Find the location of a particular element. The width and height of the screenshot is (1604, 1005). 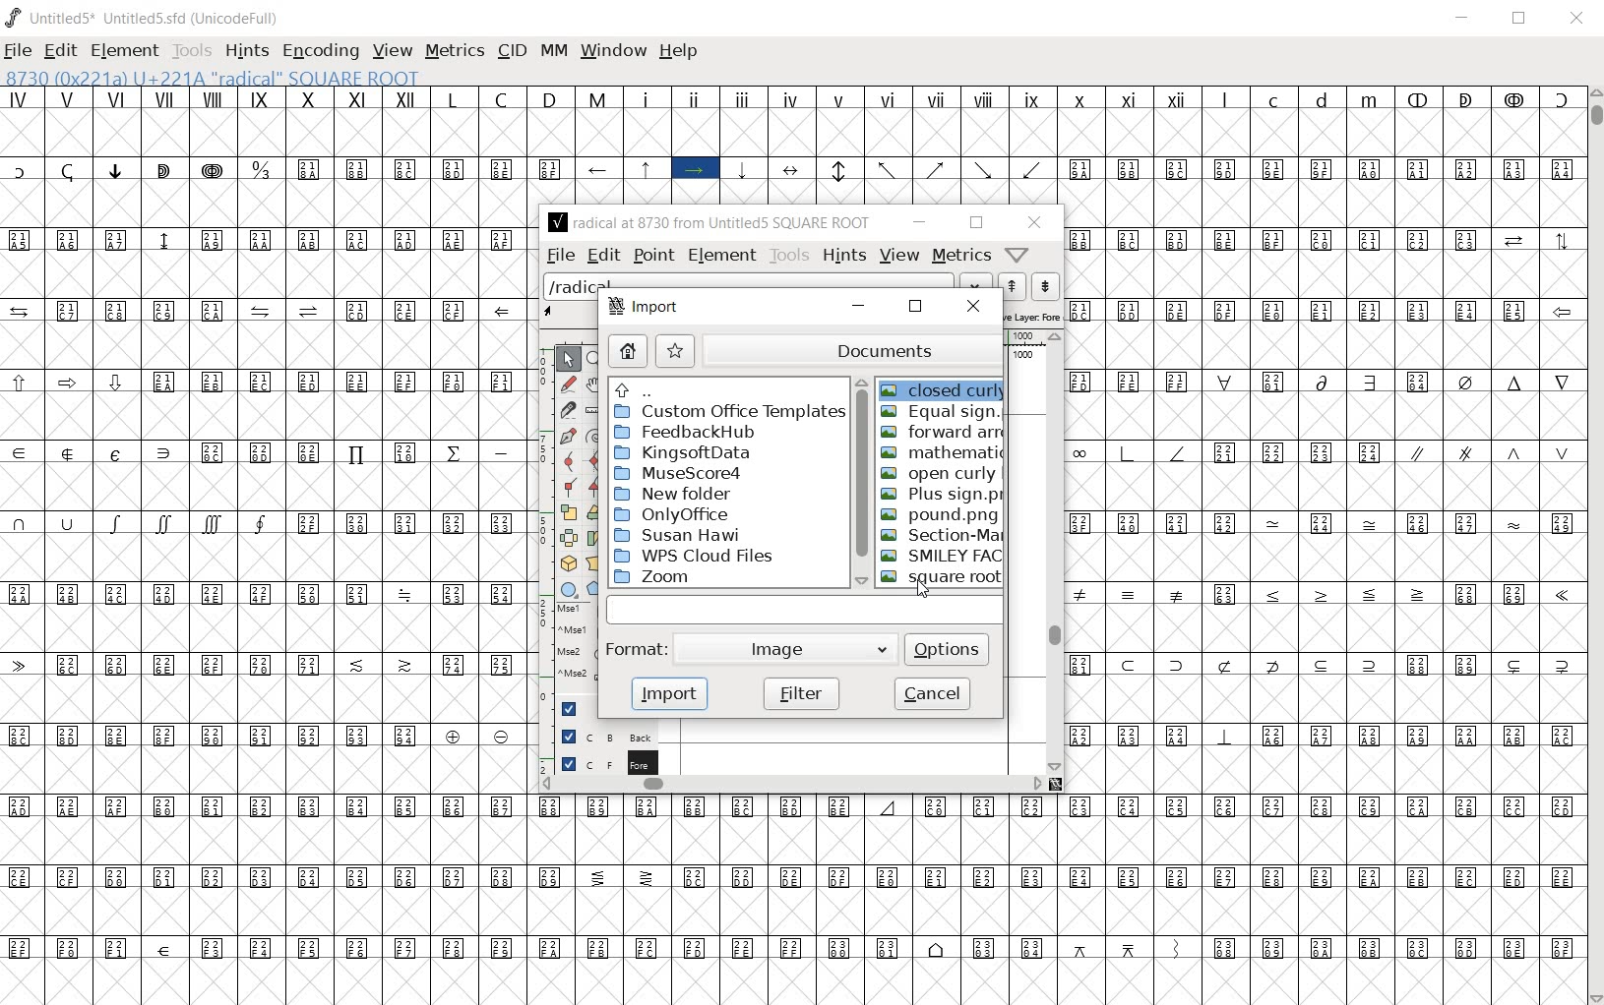

input field is located at coordinates (808, 610).